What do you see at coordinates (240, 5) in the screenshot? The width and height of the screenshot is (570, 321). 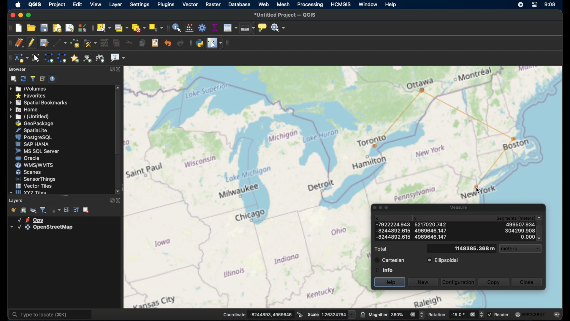 I see `database` at bounding box center [240, 5].